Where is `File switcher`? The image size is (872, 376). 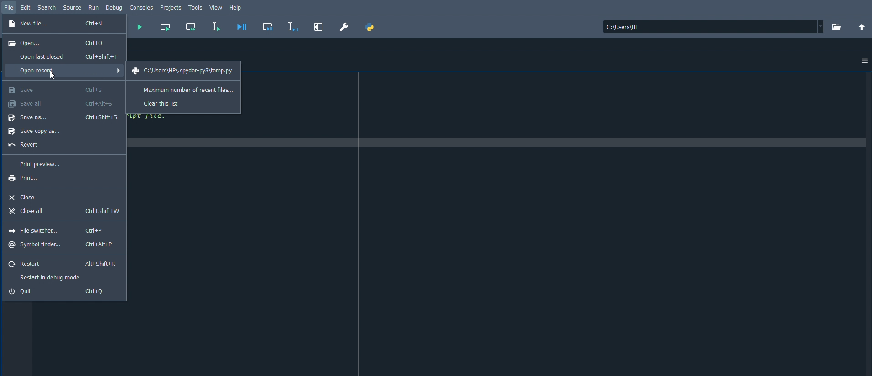
File switcher is located at coordinates (59, 230).